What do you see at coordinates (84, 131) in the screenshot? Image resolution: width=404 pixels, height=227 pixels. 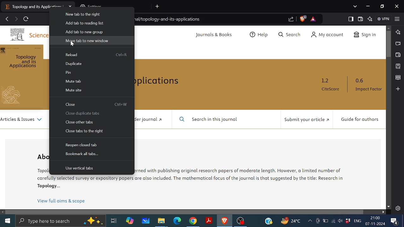 I see `Close tabs to the right` at bounding box center [84, 131].